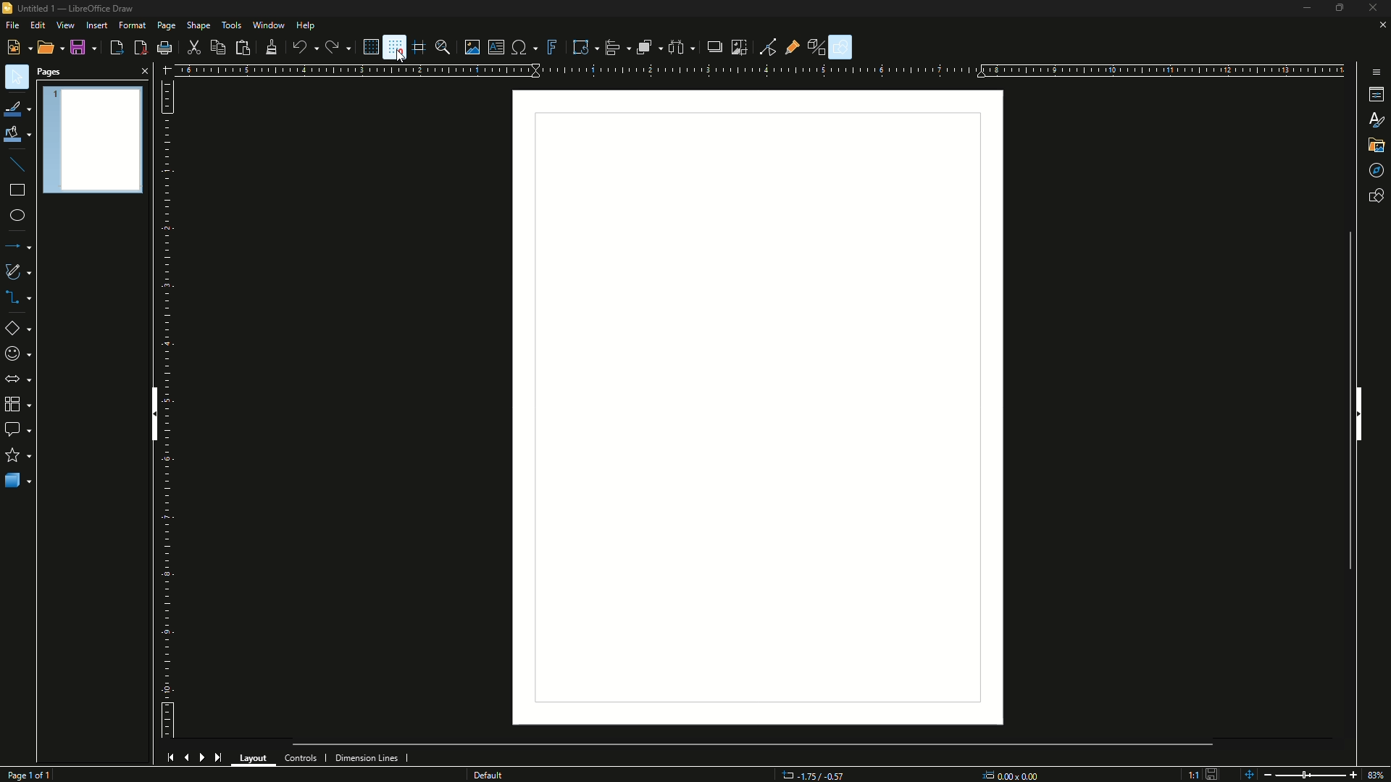  I want to click on Scroll, so click(1350, 395).